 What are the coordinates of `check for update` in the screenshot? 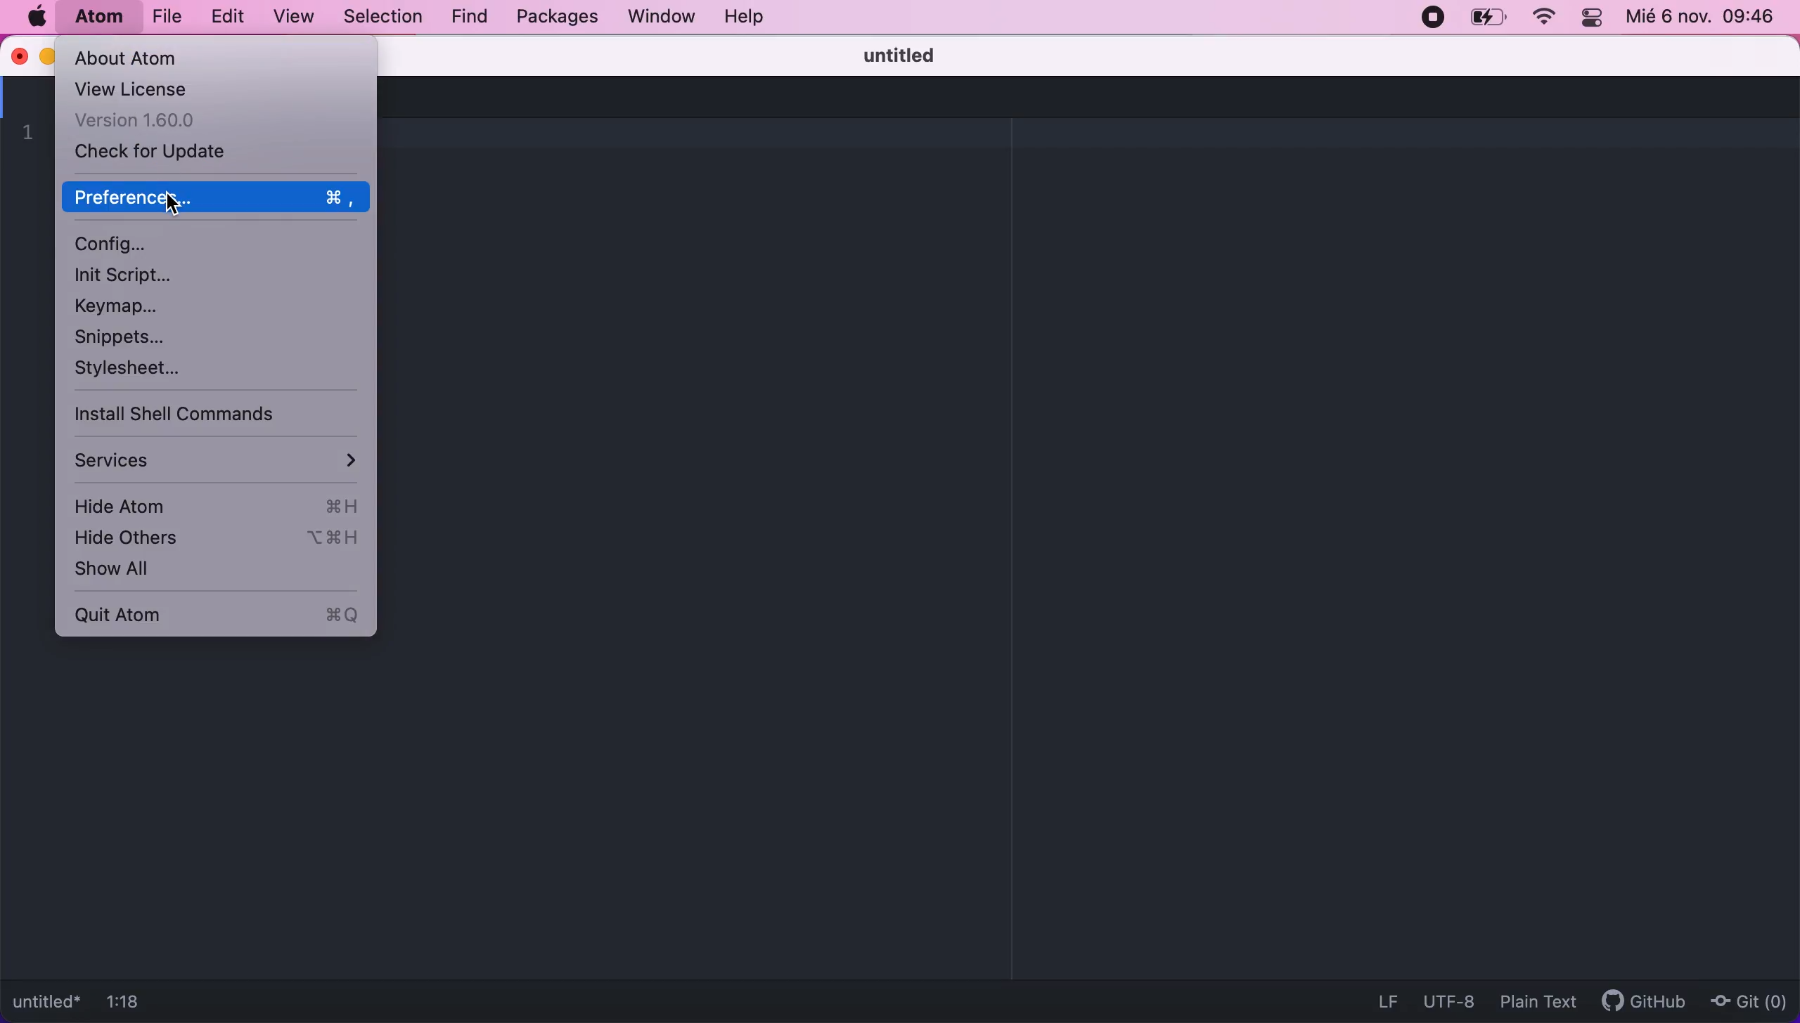 It's located at (159, 152).